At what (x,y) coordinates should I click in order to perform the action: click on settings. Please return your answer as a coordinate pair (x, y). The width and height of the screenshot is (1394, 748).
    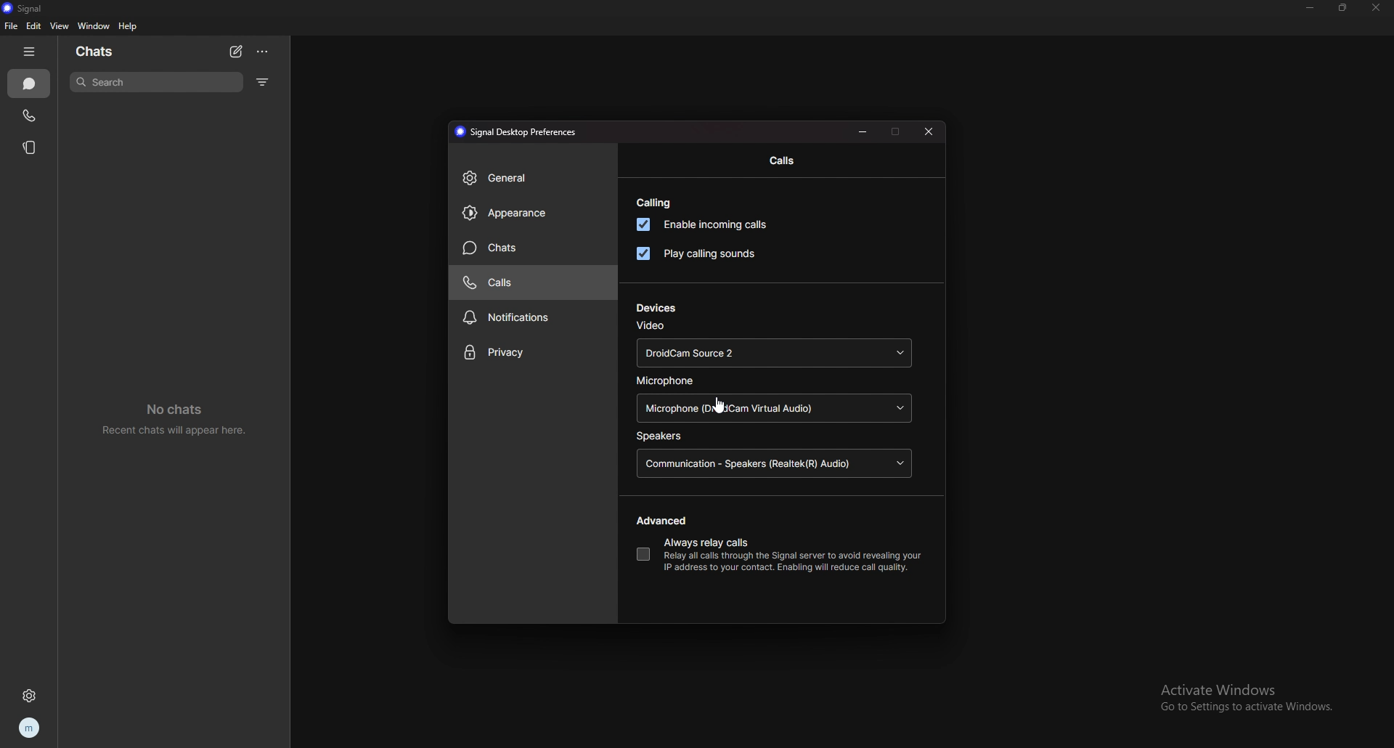
    Looking at the image, I should click on (32, 695).